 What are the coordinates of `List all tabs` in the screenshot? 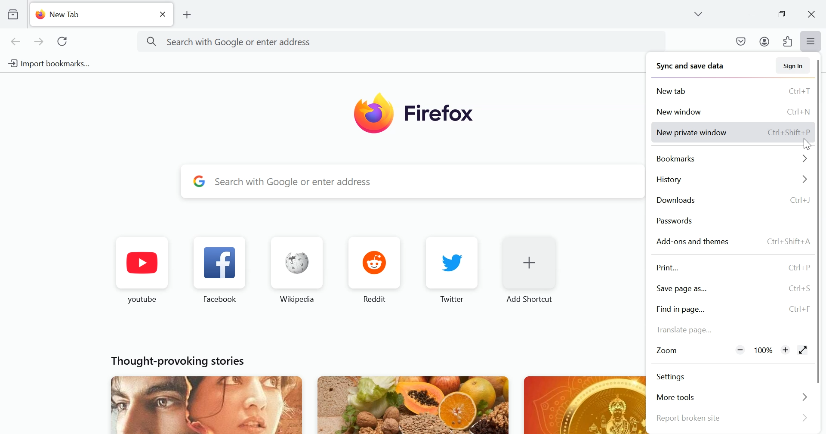 It's located at (701, 14).